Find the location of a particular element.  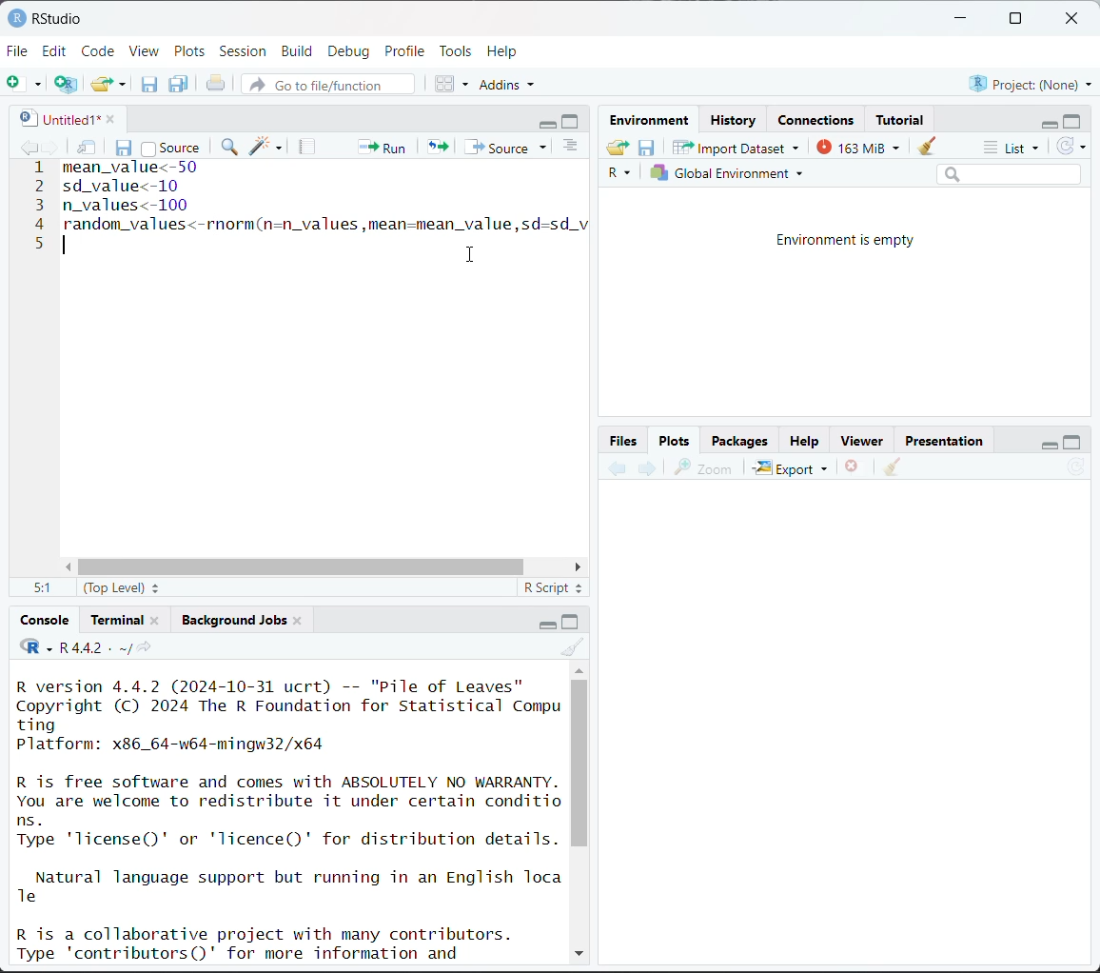

show document outline is located at coordinates (574, 148).